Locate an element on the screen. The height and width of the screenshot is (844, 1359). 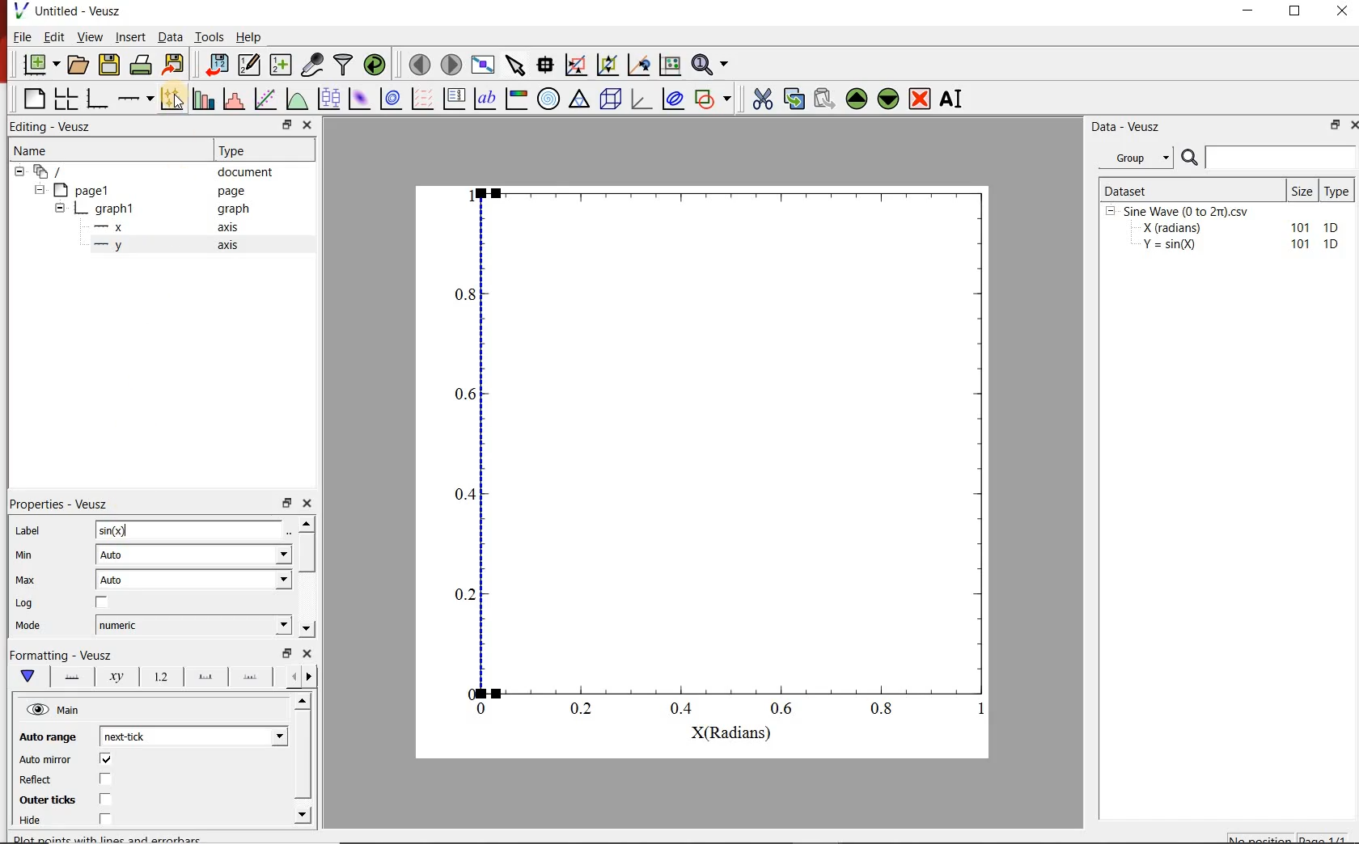
histogram is located at coordinates (235, 98).